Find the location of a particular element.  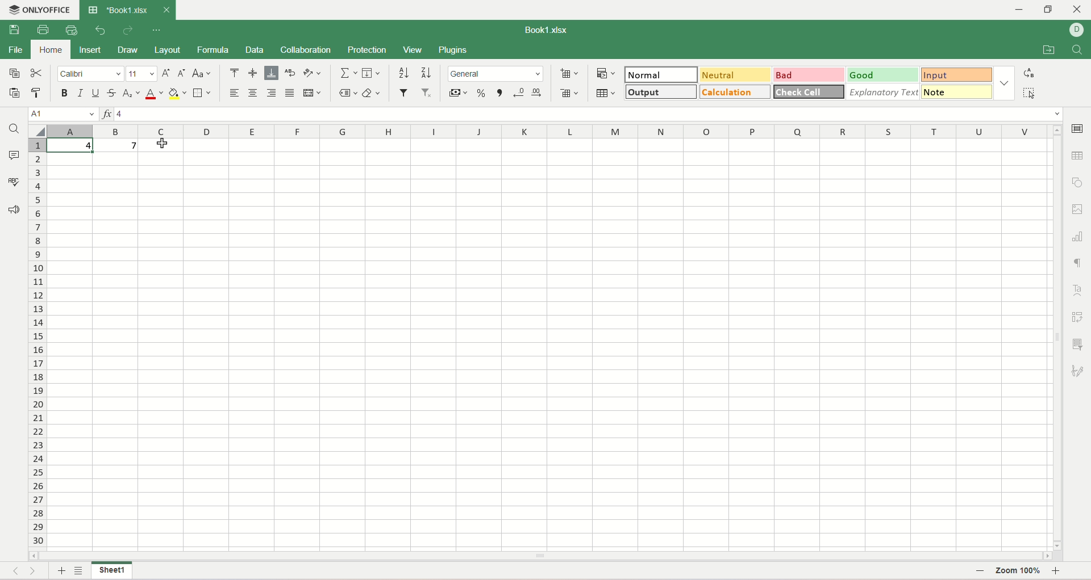

merge and center is located at coordinates (312, 93).